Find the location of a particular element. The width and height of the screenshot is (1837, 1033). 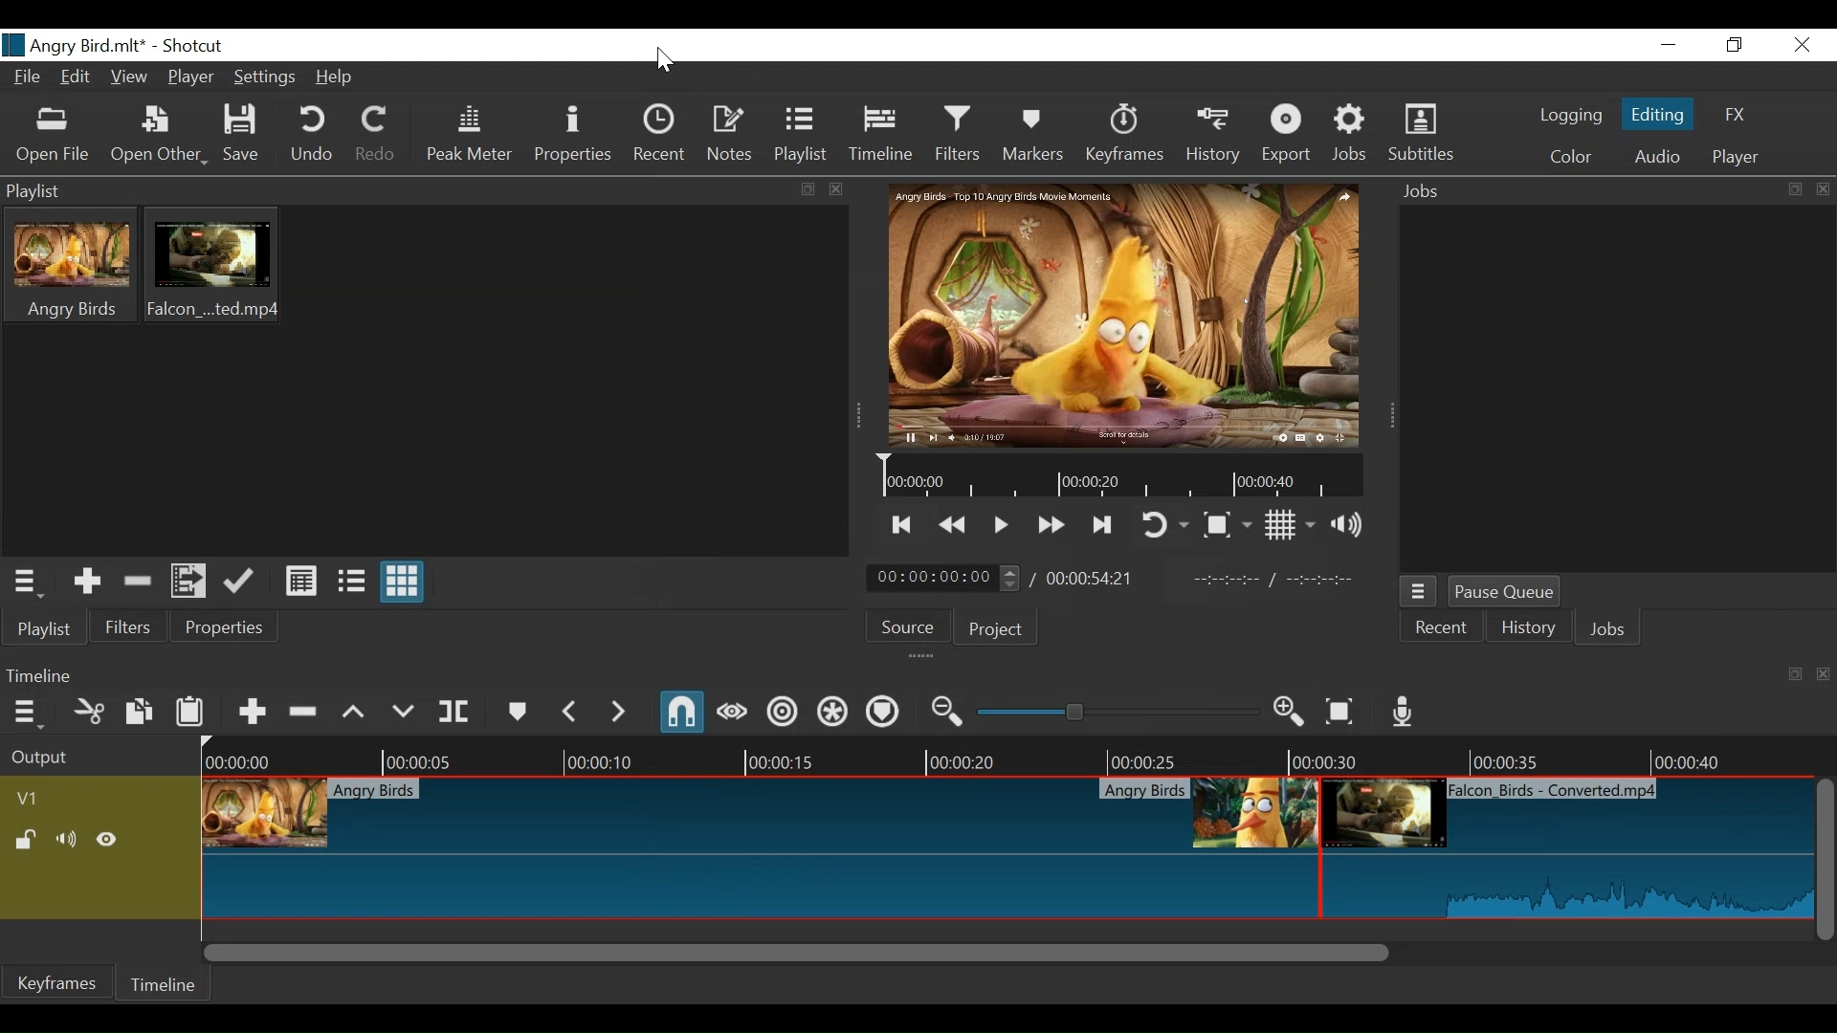

View as icons is located at coordinates (401, 582).